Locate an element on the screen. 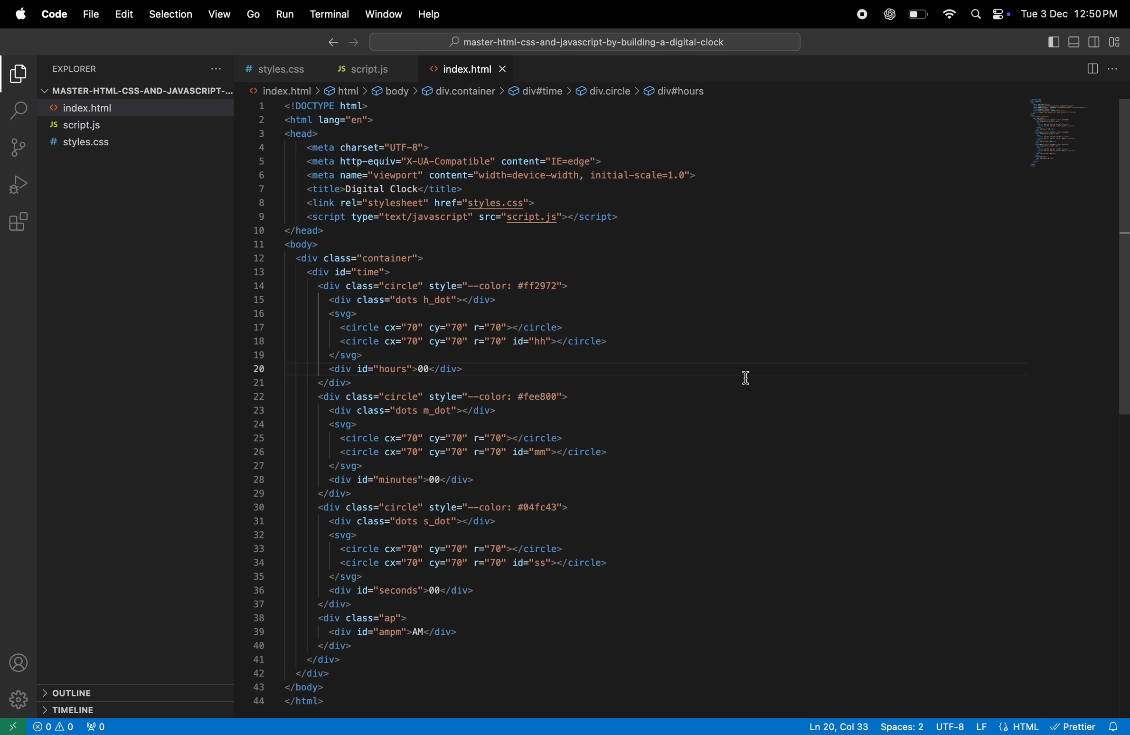  utf 8 is located at coordinates (932, 727).